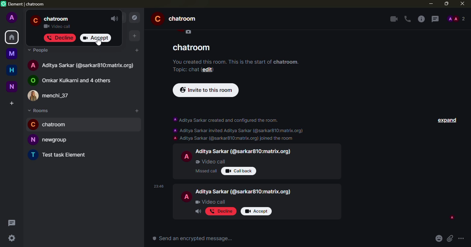 The width and height of the screenshot is (471, 247). I want to click on threads, so click(435, 19).